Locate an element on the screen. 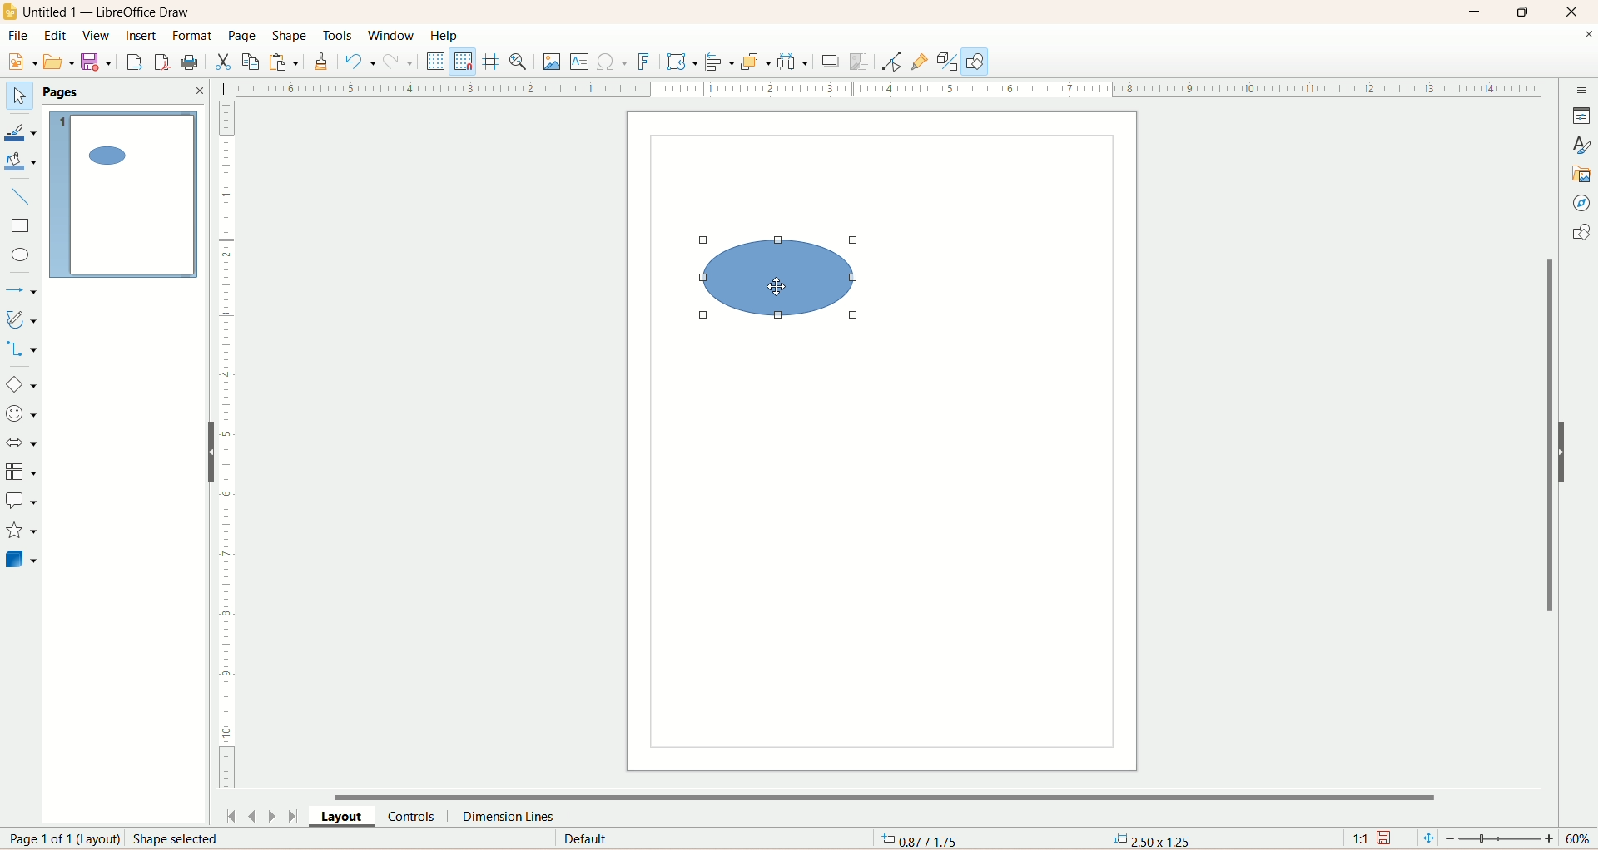 The width and height of the screenshot is (1598, 850). shadow is located at coordinates (828, 63).